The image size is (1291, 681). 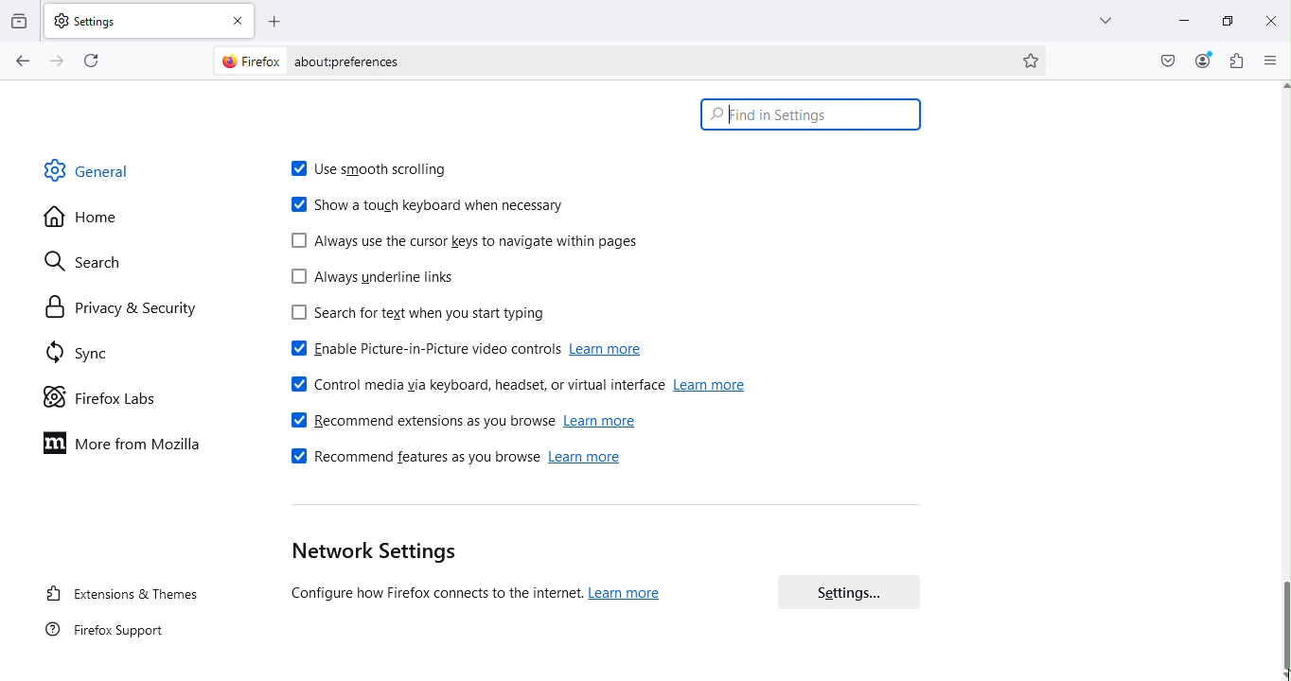 I want to click on SYnc, so click(x=84, y=356).